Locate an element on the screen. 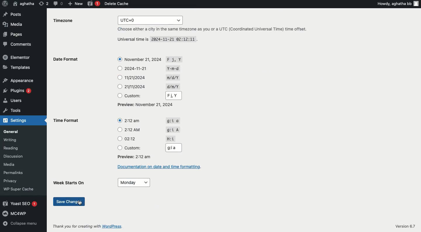  Comments is located at coordinates (16, 44).